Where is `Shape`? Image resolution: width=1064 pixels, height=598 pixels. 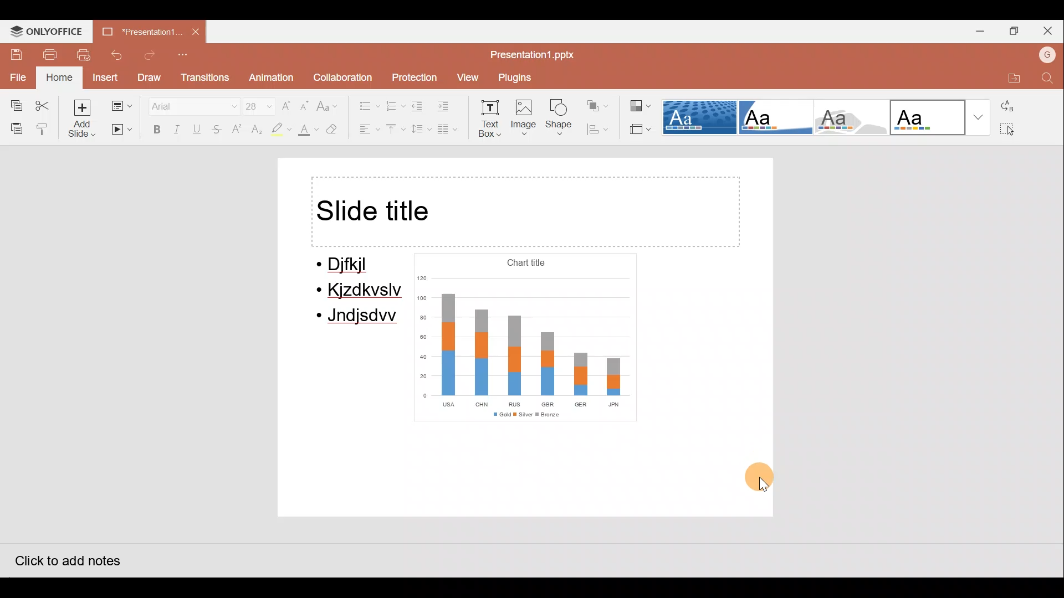 Shape is located at coordinates (559, 119).